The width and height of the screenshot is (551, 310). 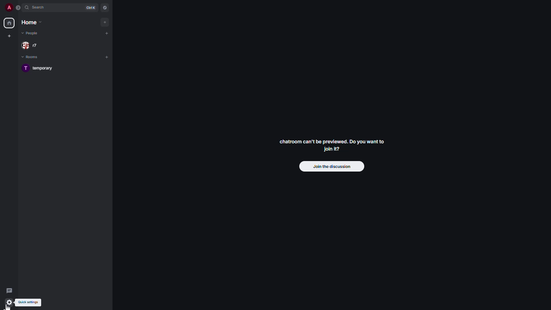 What do you see at coordinates (40, 69) in the screenshot?
I see `room` at bounding box center [40, 69].